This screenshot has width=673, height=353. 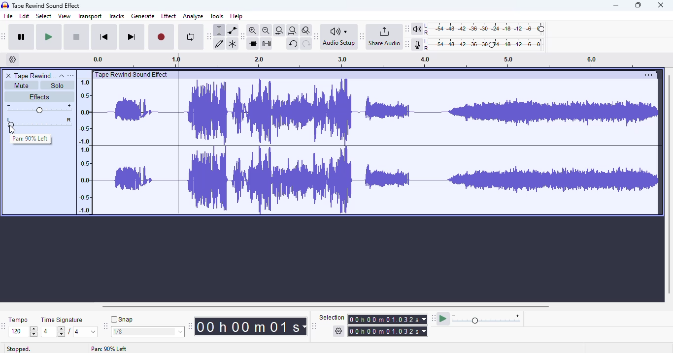 What do you see at coordinates (250, 327) in the screenshot?
I see `audacity time ` at bounding box center [250, 327].